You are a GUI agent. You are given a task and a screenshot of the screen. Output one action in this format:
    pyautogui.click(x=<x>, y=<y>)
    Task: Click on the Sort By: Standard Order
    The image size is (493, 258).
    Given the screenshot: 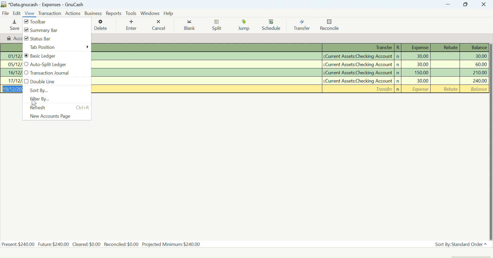 What is the action you would take?
    pyautogui.click(x=460, y=244)
    